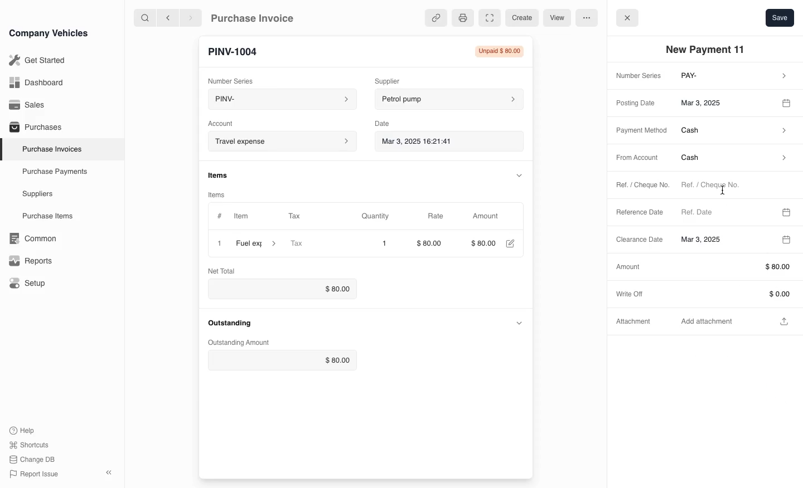 Image resolution: width=803 pixels, height=488 pixels. I want to click on previous, so click(167, 17).